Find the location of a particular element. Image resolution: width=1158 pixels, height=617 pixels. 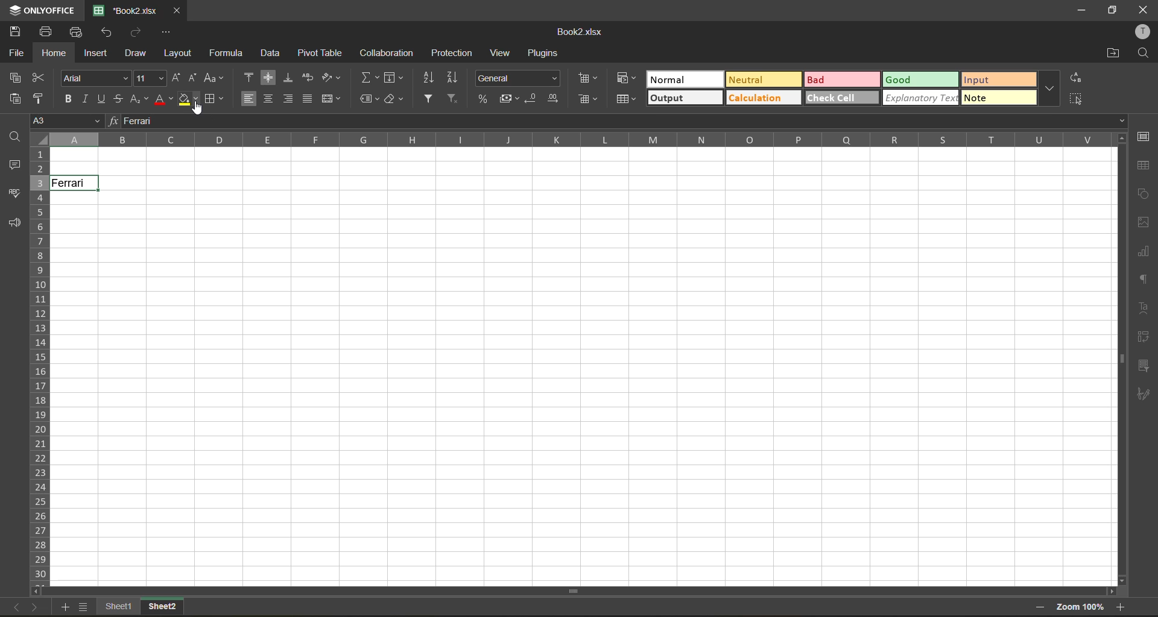

cell address is located at coordinates (67, 119).